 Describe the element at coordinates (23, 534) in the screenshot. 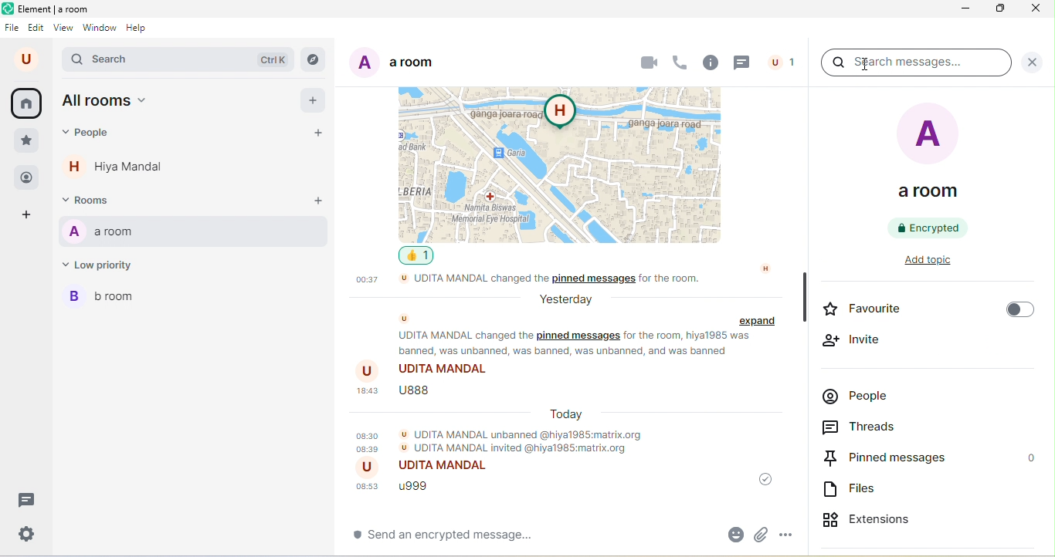

I see `quick settings` at that location.